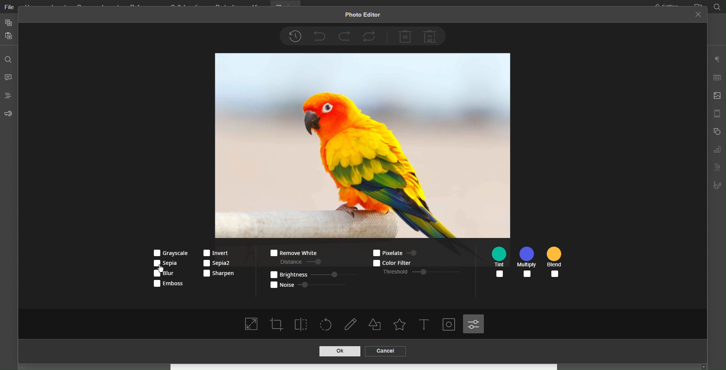  Describe the element at coordinates (377, 325) in the screenshot. I see `Shape Settings` at that location.